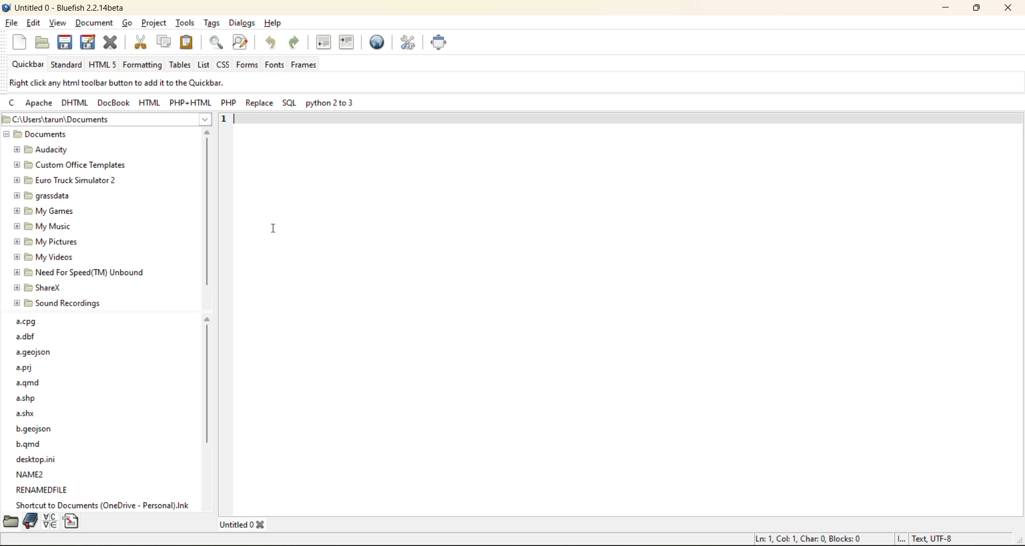 This screenshot has width=1025, height=546. I want to click on Ln: 1, Col: 1, Char: 0, Blocks: 0, so click(809, 539).